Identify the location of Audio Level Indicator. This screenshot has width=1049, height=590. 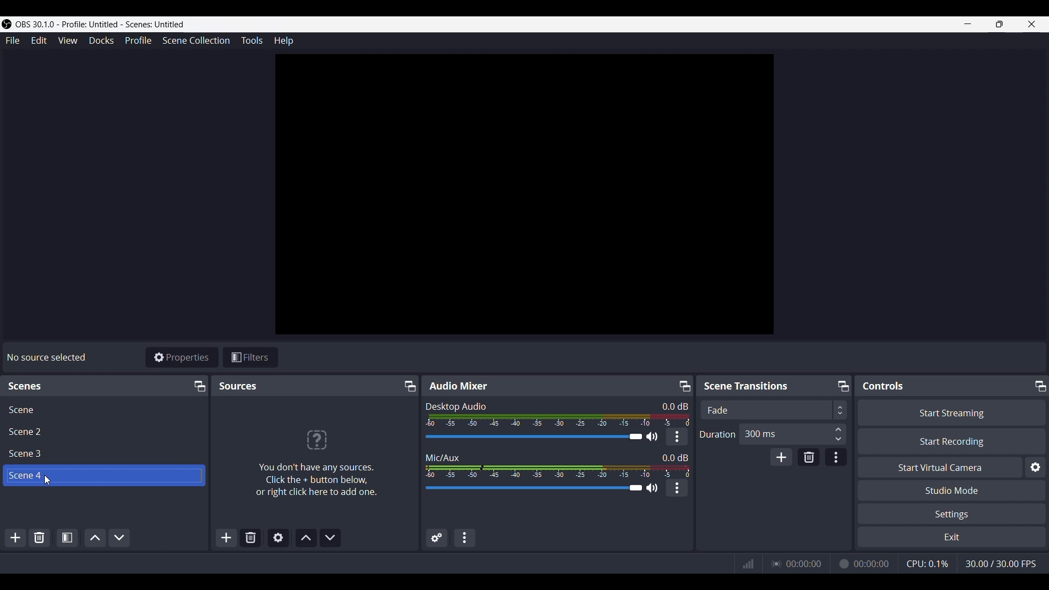
(671, 406).